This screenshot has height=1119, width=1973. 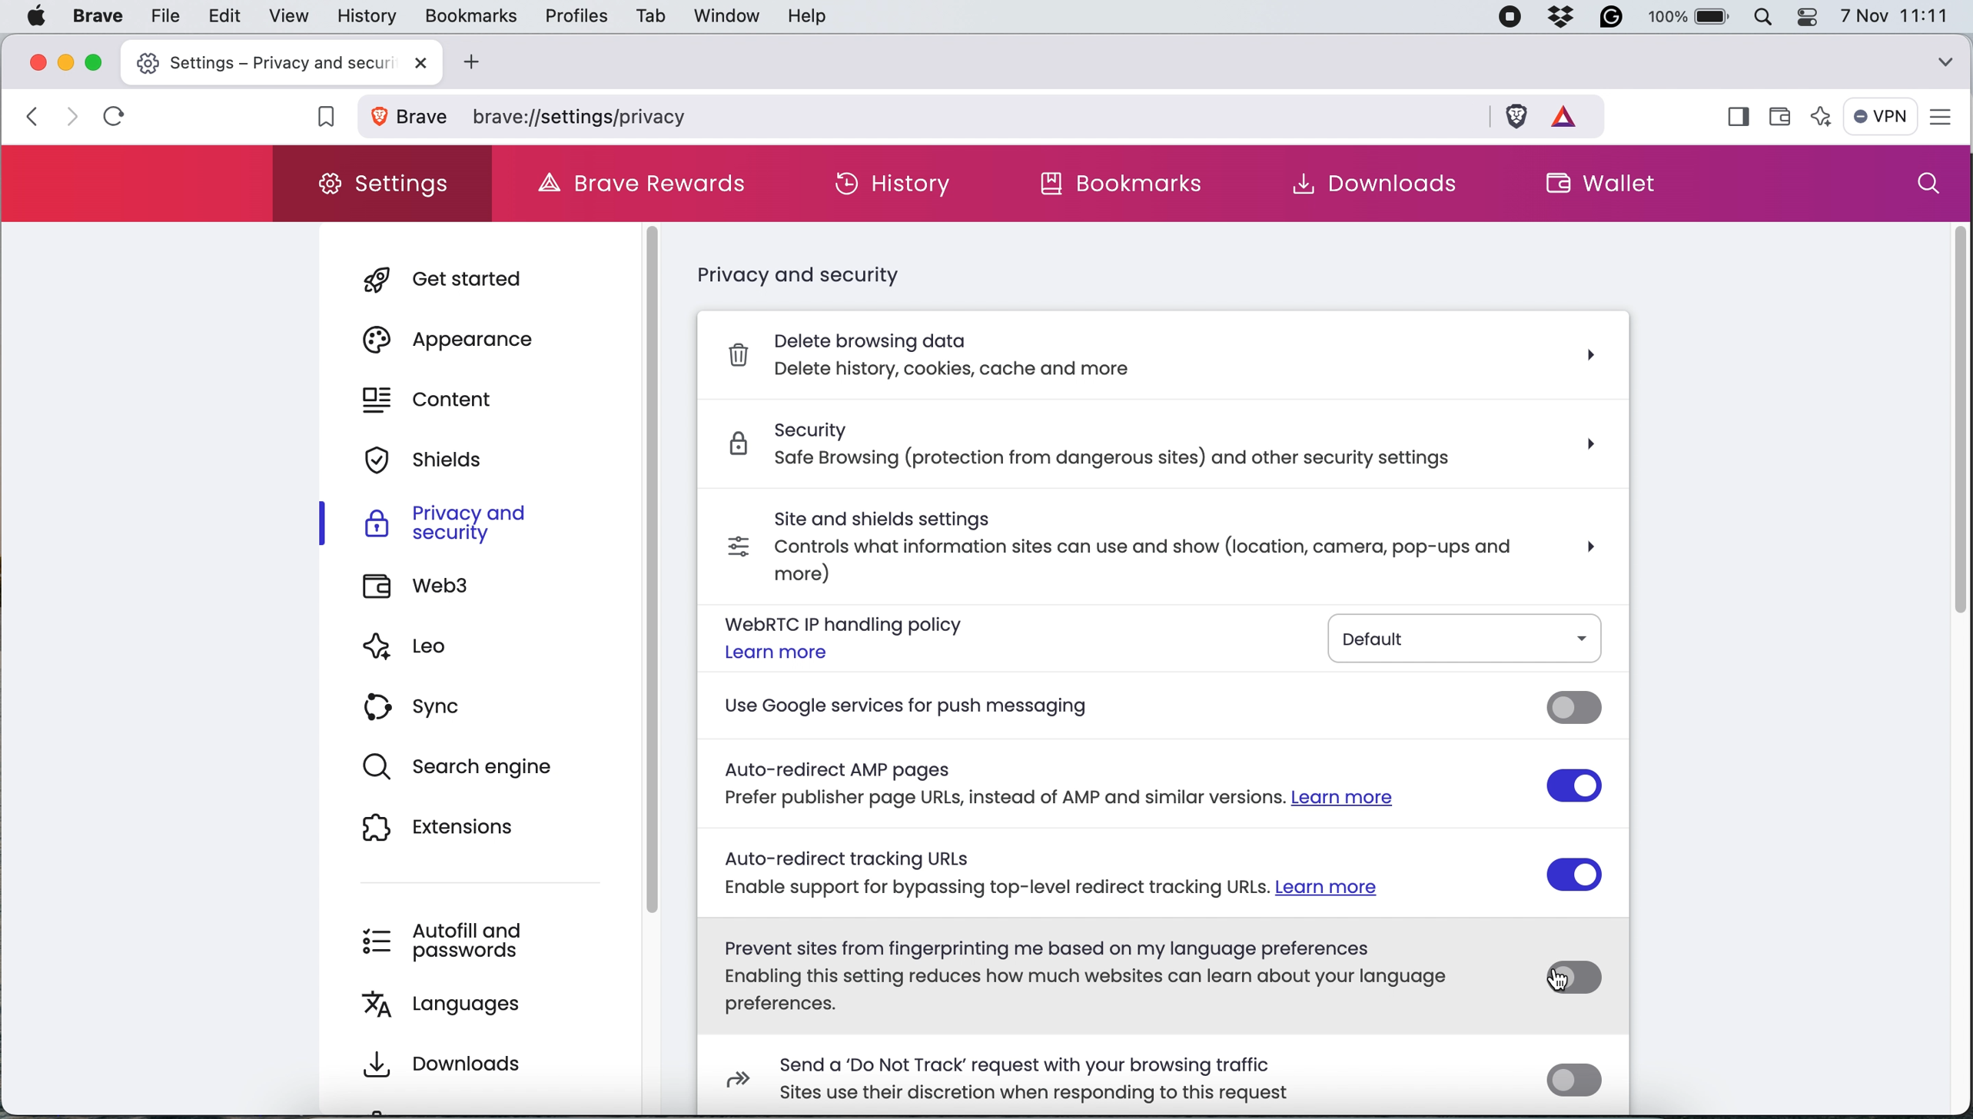 I want to click on delete browsing data delete history, cookies, cache and more, so click(x=1164, y=360).